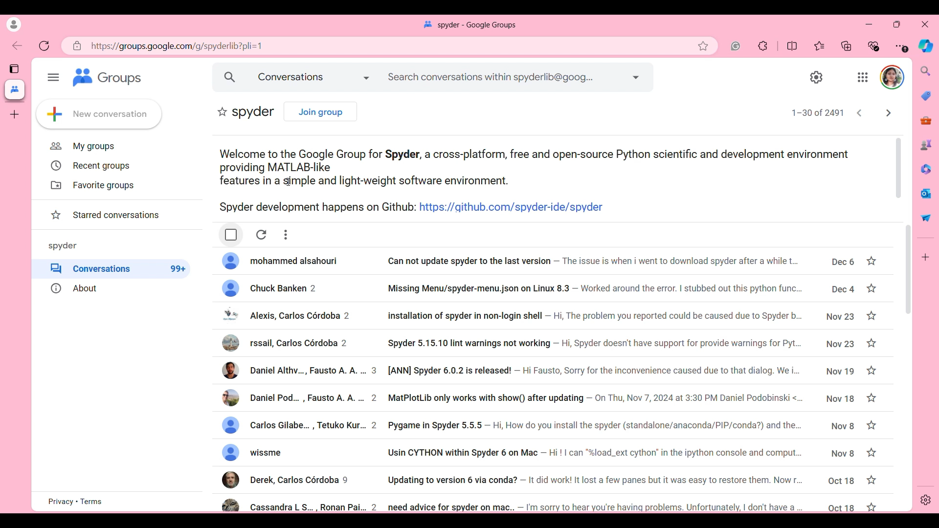  What do you see at coordinates (859, 112) in the screenshot?
I see `Go to previous` at bounding box center [859, 112].